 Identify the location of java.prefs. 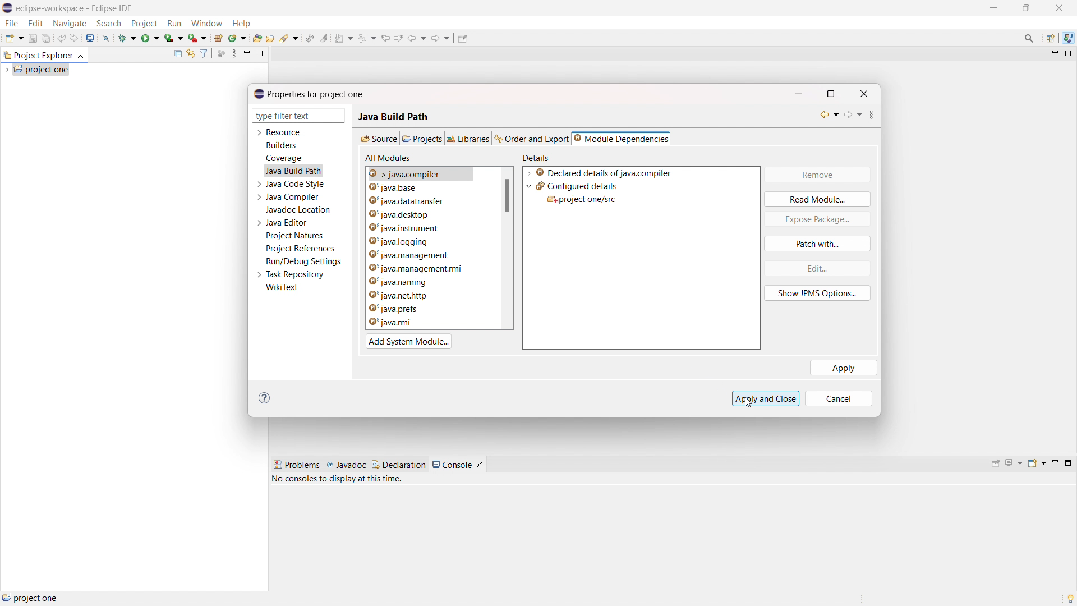
(411, 309).